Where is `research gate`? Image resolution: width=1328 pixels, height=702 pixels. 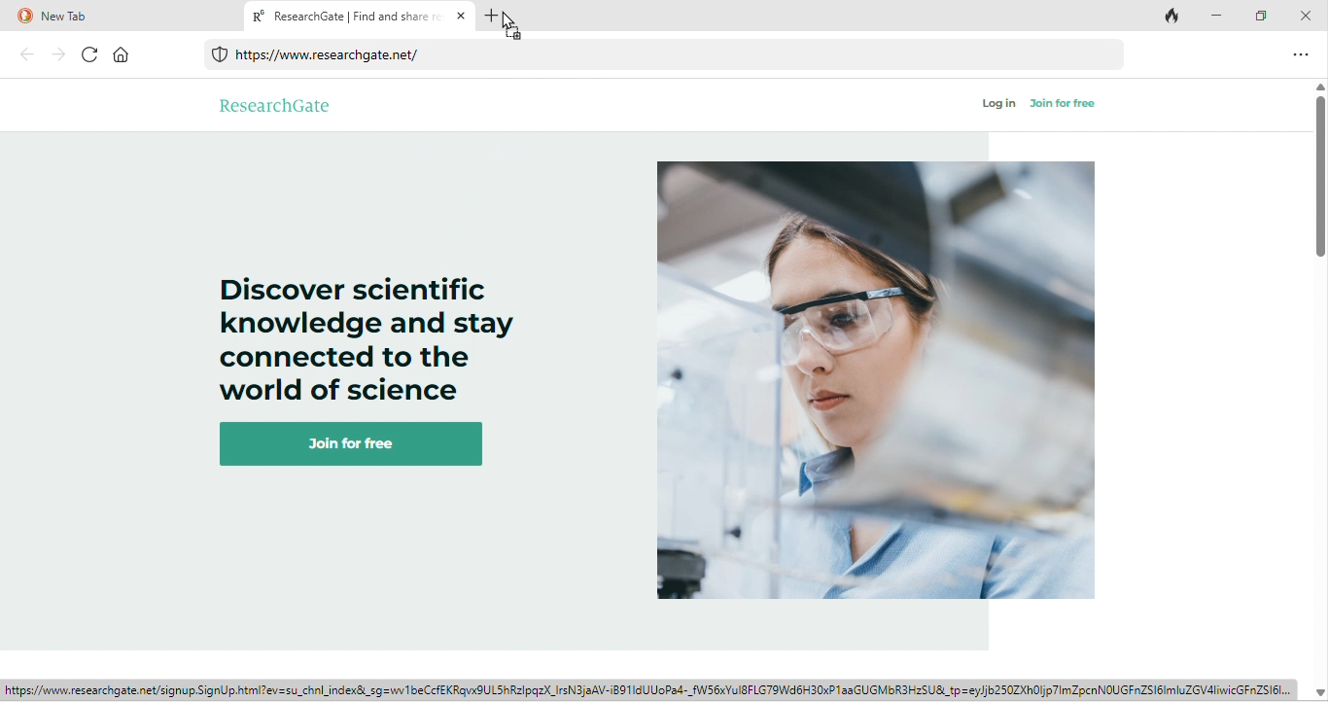 research gate is located at coordinates (276, 104).